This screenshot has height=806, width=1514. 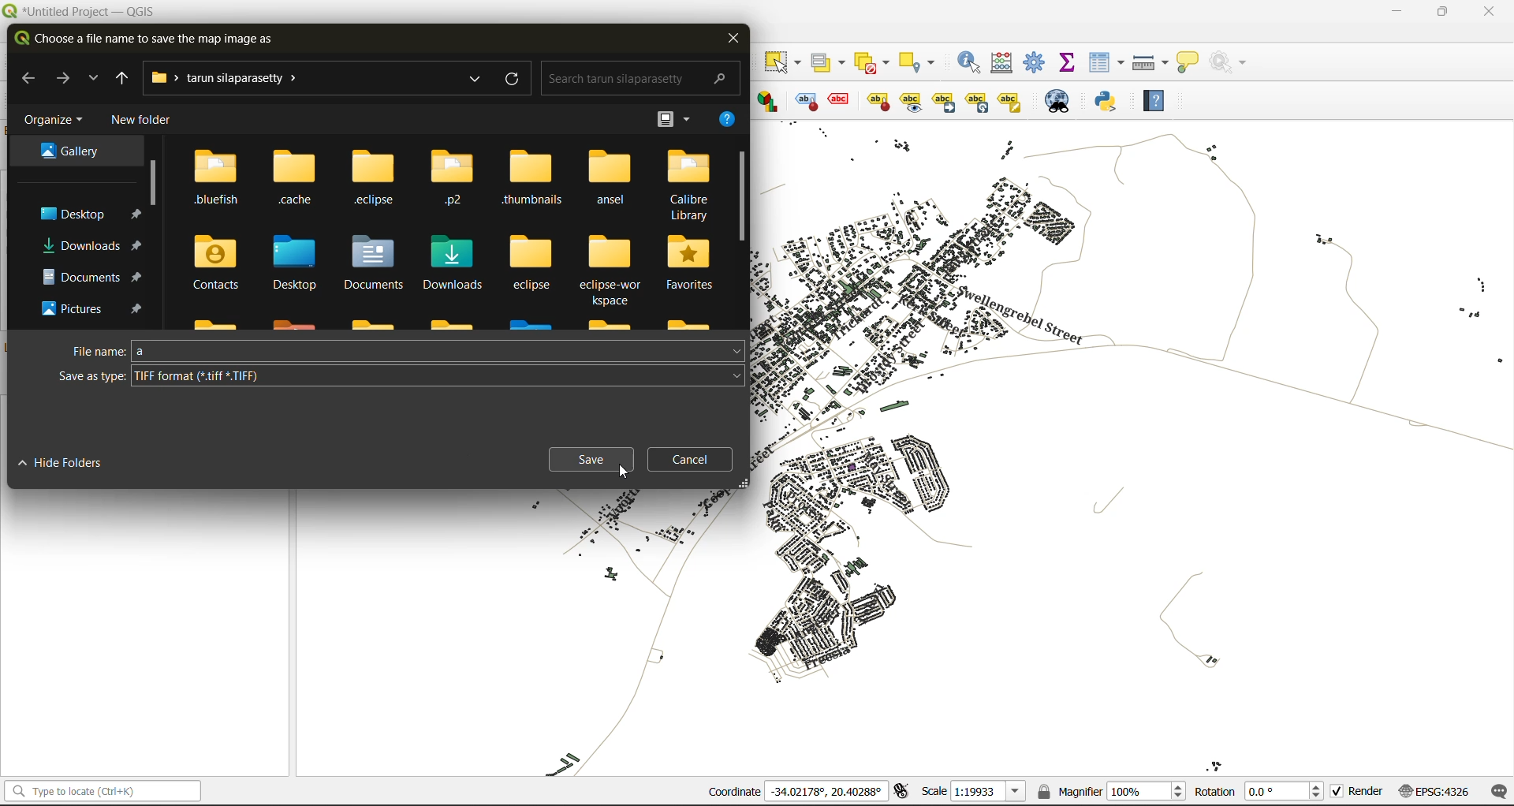 I want to click on vertical scroll bar, so click(x=151, y=181).